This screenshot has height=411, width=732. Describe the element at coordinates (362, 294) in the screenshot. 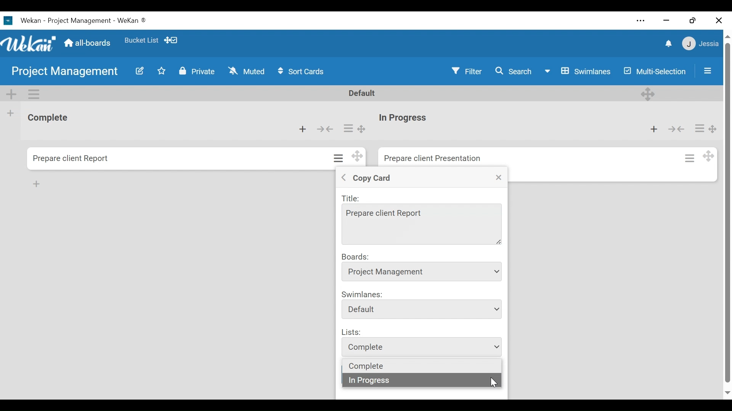

I see `Swimlanes` at that location.